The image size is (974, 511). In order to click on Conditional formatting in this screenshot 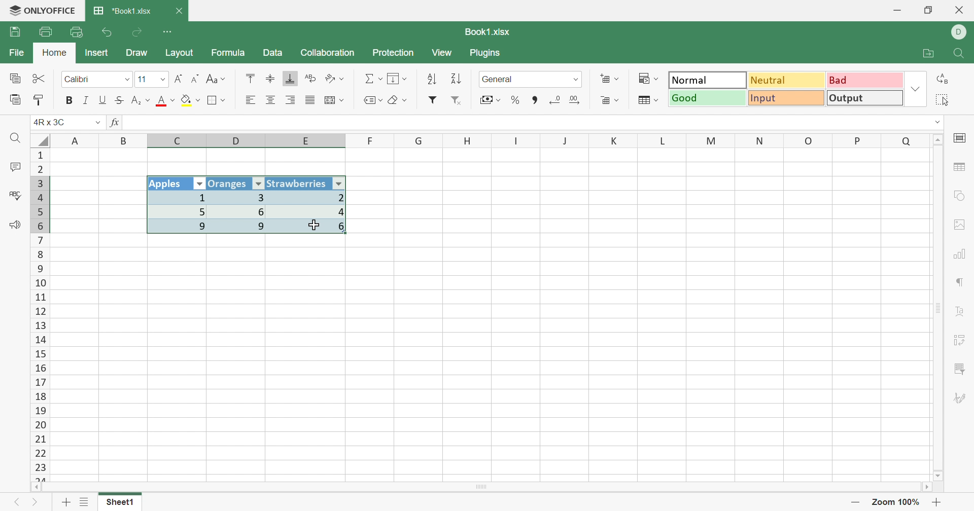, I will do `click(651, 79)`.